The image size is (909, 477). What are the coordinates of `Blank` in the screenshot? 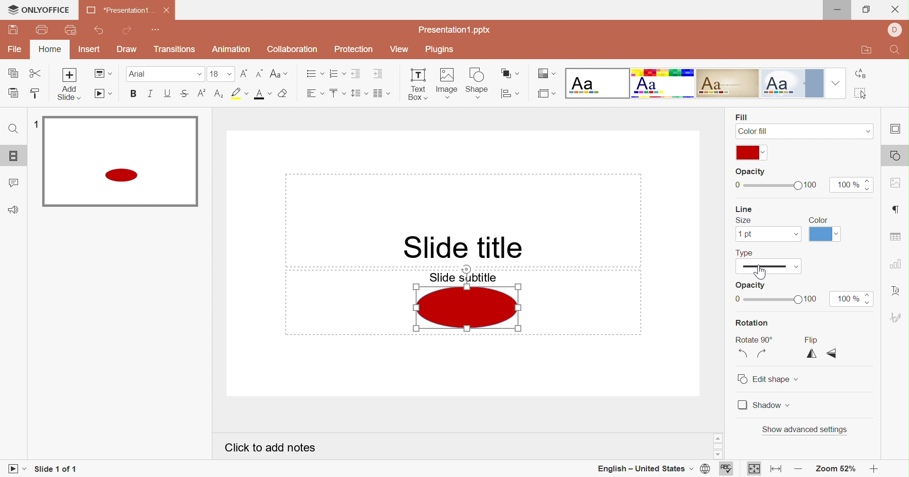 It's located at (596, 83).